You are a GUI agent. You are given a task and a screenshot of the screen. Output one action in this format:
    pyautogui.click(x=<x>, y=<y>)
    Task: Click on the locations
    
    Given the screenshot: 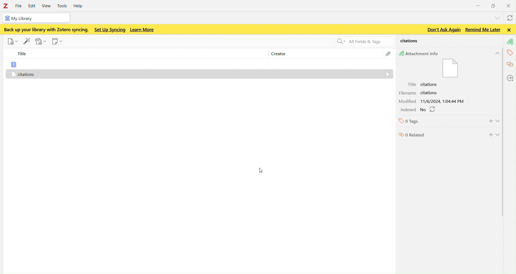 What is the action you would take?
    pyautogui.click(x=512, y=78)
    